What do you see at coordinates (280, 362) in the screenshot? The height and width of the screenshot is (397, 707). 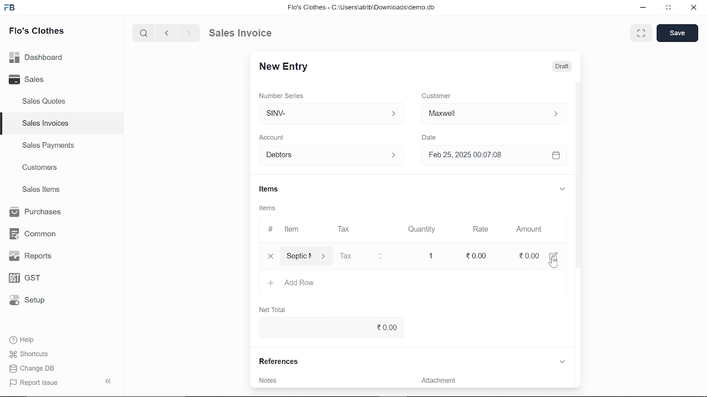 I see `References.` at bounding box center [280, 362].